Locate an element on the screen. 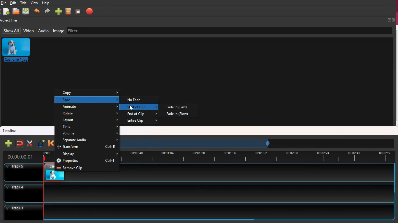 This screenshot has height=223, width=398. image is located at coordinates (17, 51).